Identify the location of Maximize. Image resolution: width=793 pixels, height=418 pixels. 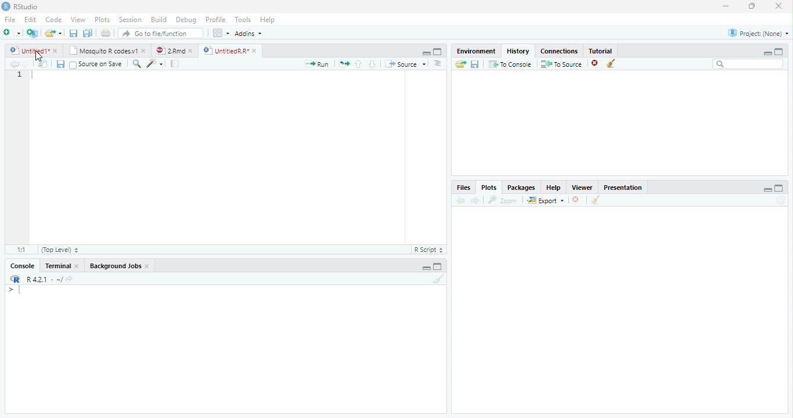
(778, 189).